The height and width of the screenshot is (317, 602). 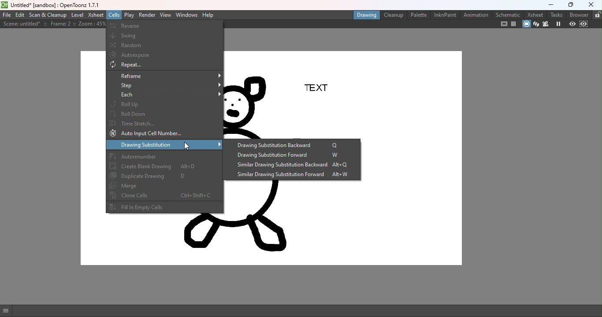 I want to click on Edit, so click(x=20, y=15).